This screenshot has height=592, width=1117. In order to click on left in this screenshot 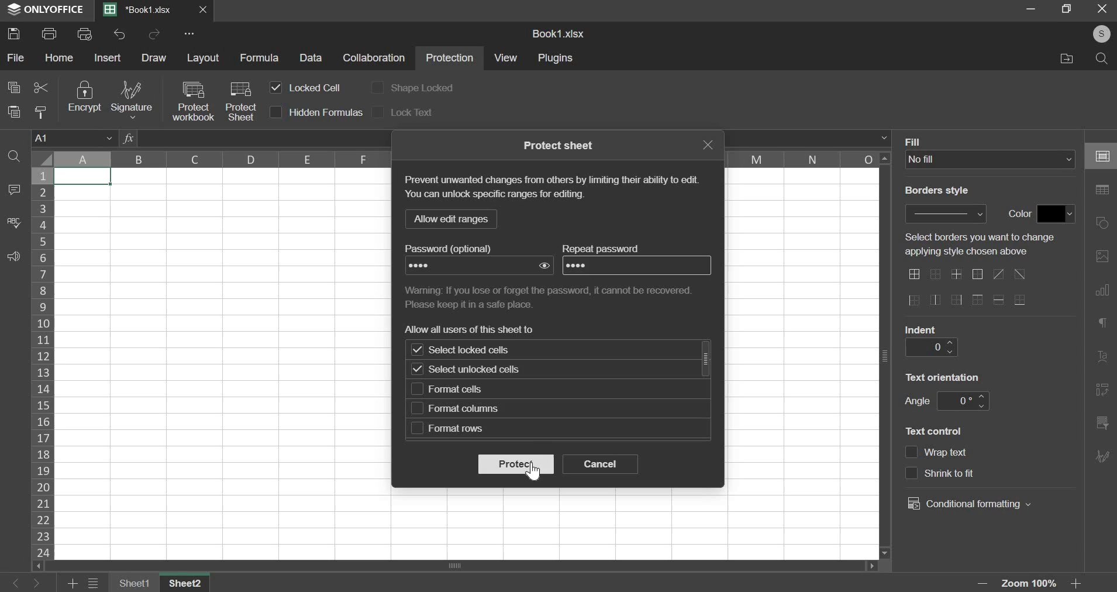, I will do `click(18, 584)`.